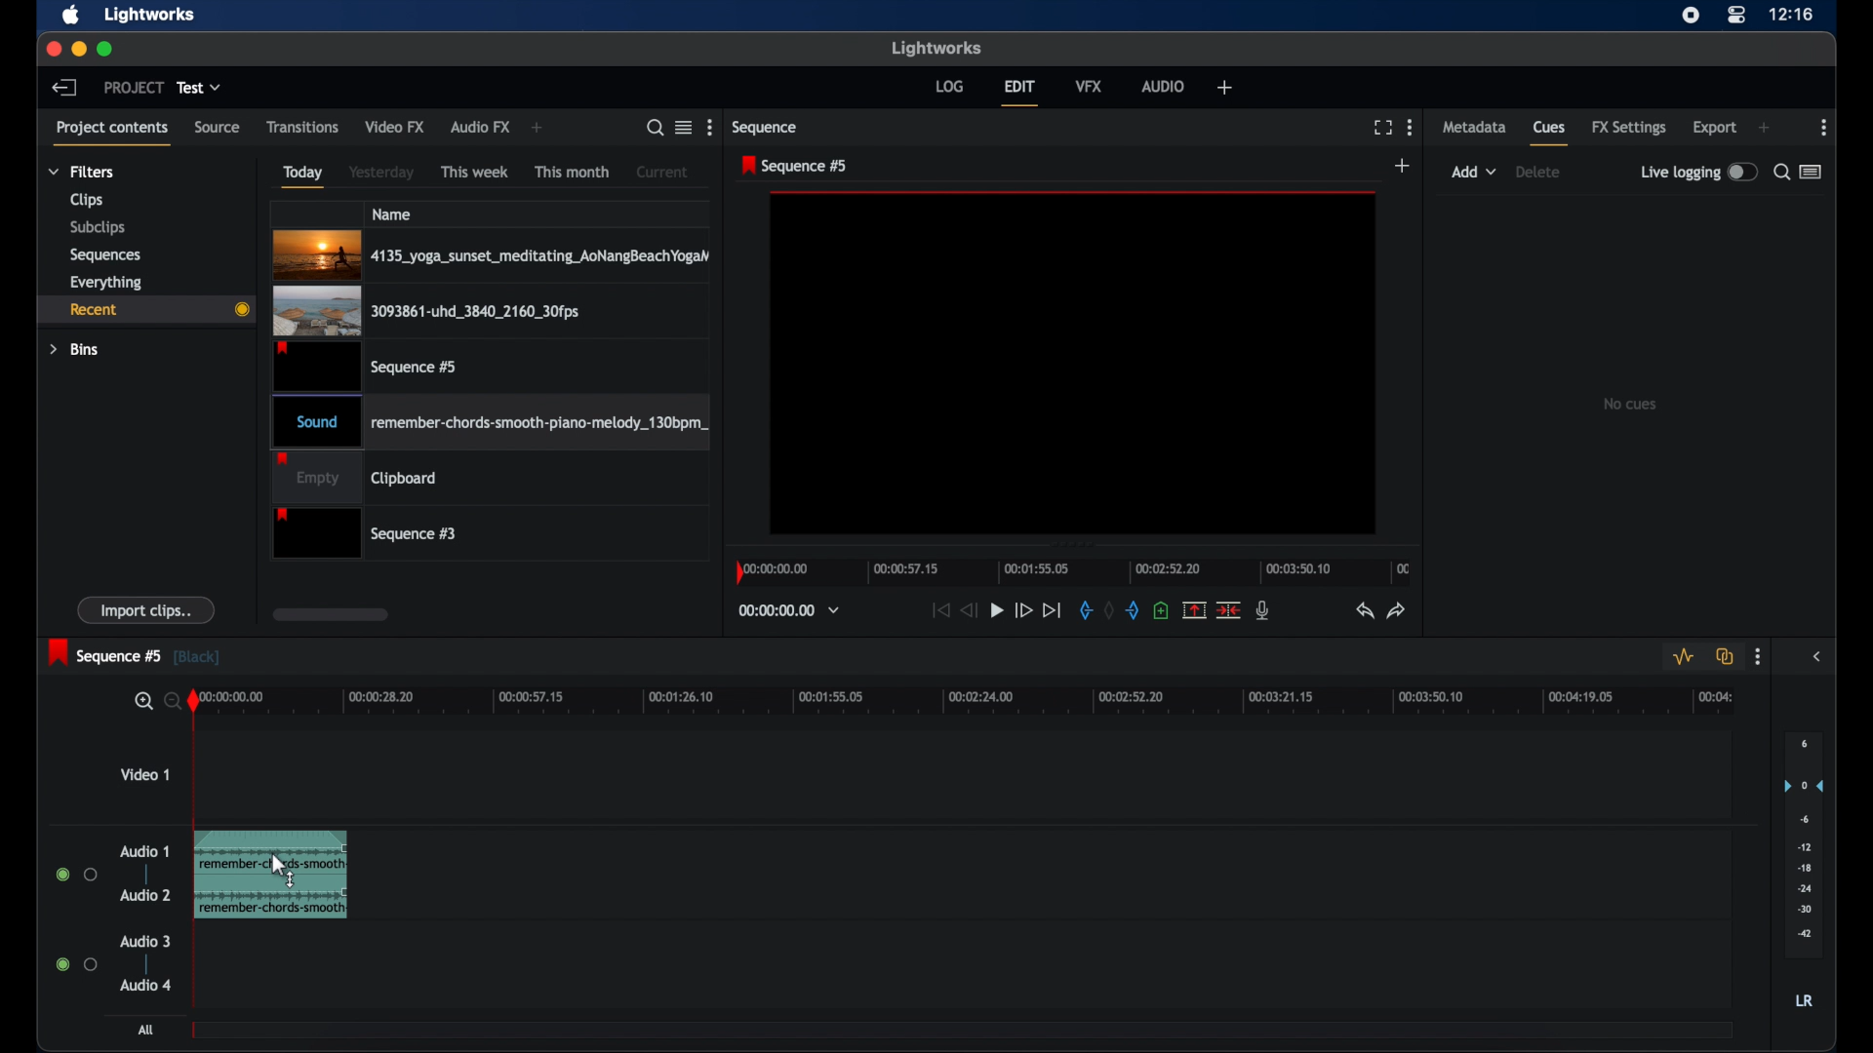 The width and height of the screenshot is (1873, 1053). Describe the element at coordinates (105, 255) in the screenshot. I see `sequencies` at that location.